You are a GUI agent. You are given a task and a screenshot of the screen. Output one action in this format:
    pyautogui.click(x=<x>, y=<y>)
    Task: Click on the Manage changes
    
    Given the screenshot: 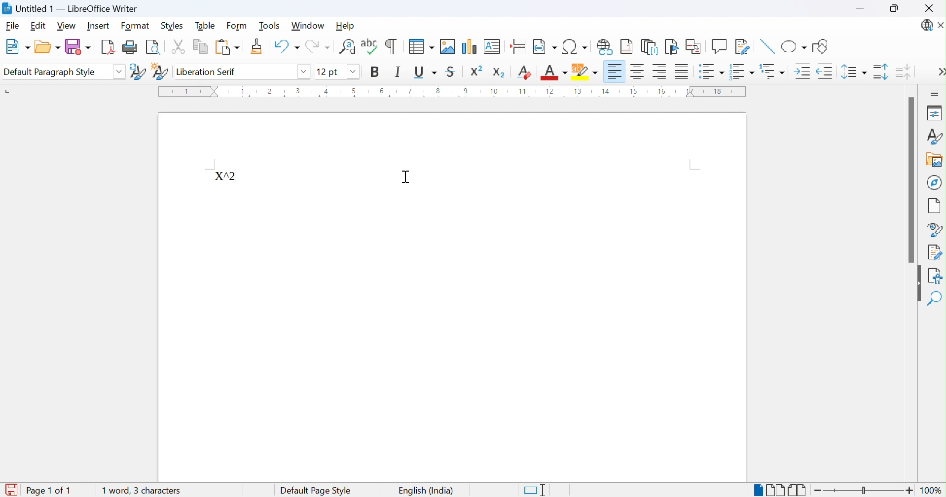 What is the action you would take?
    pyautogui.click(x=935, y=253)
    